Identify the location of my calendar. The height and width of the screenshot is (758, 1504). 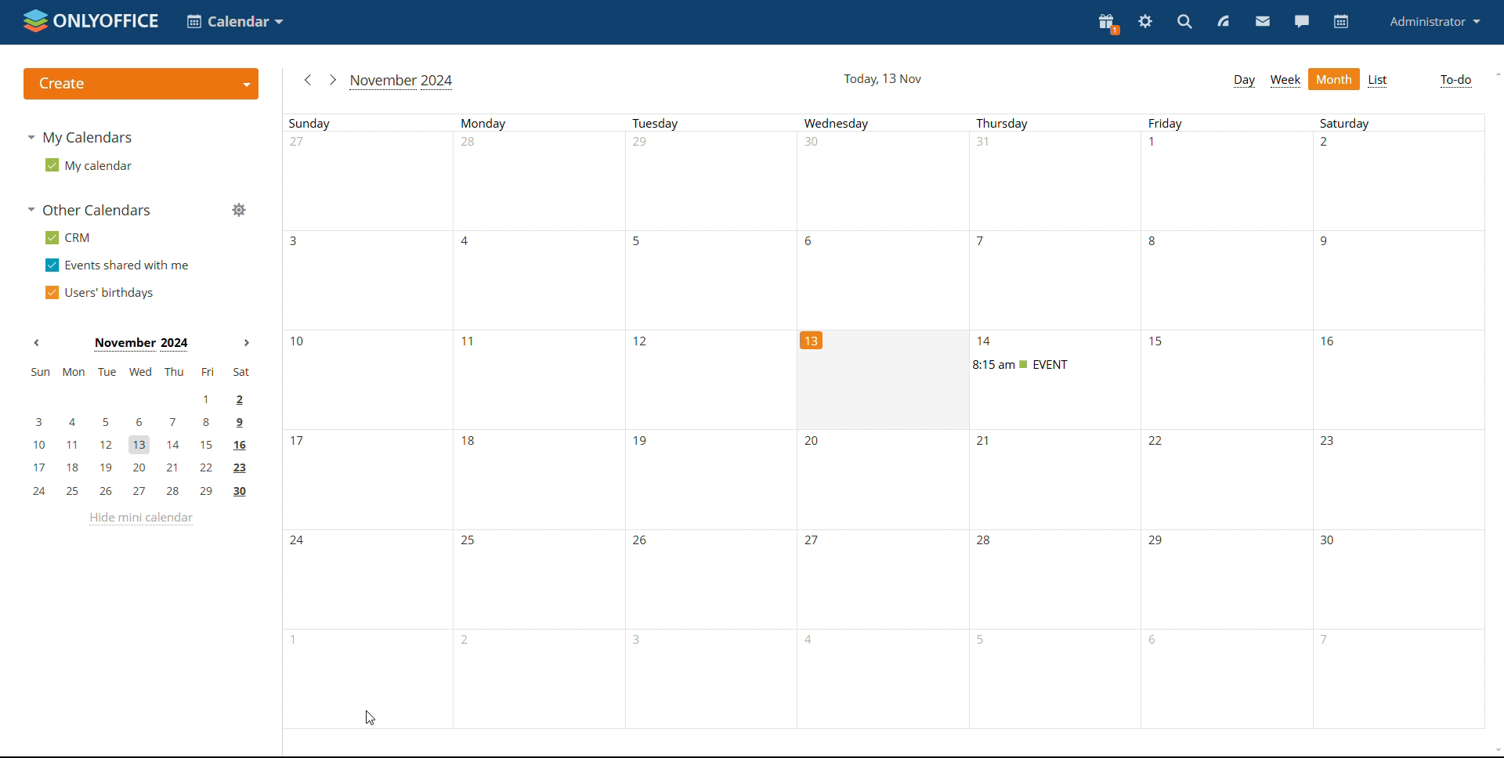
(88, 164).